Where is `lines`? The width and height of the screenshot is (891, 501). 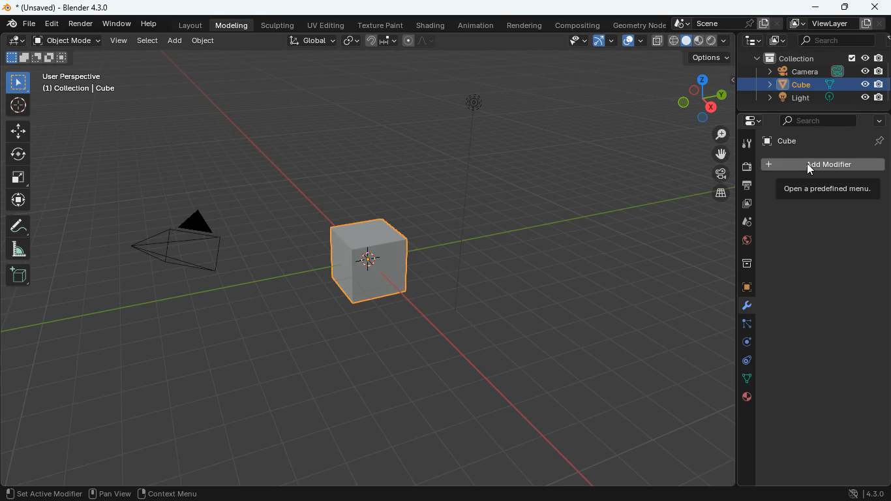
lines is located at coordinates (740, 378).